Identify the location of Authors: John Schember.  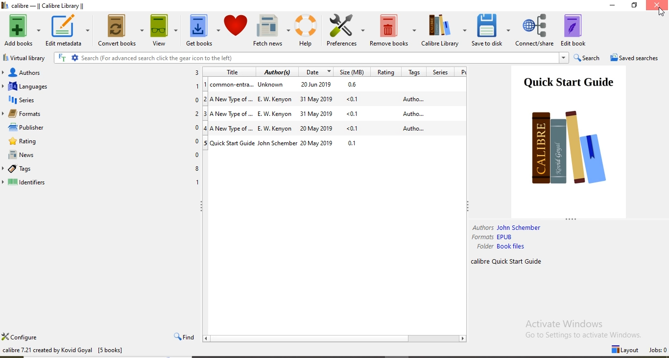
(507, 228).